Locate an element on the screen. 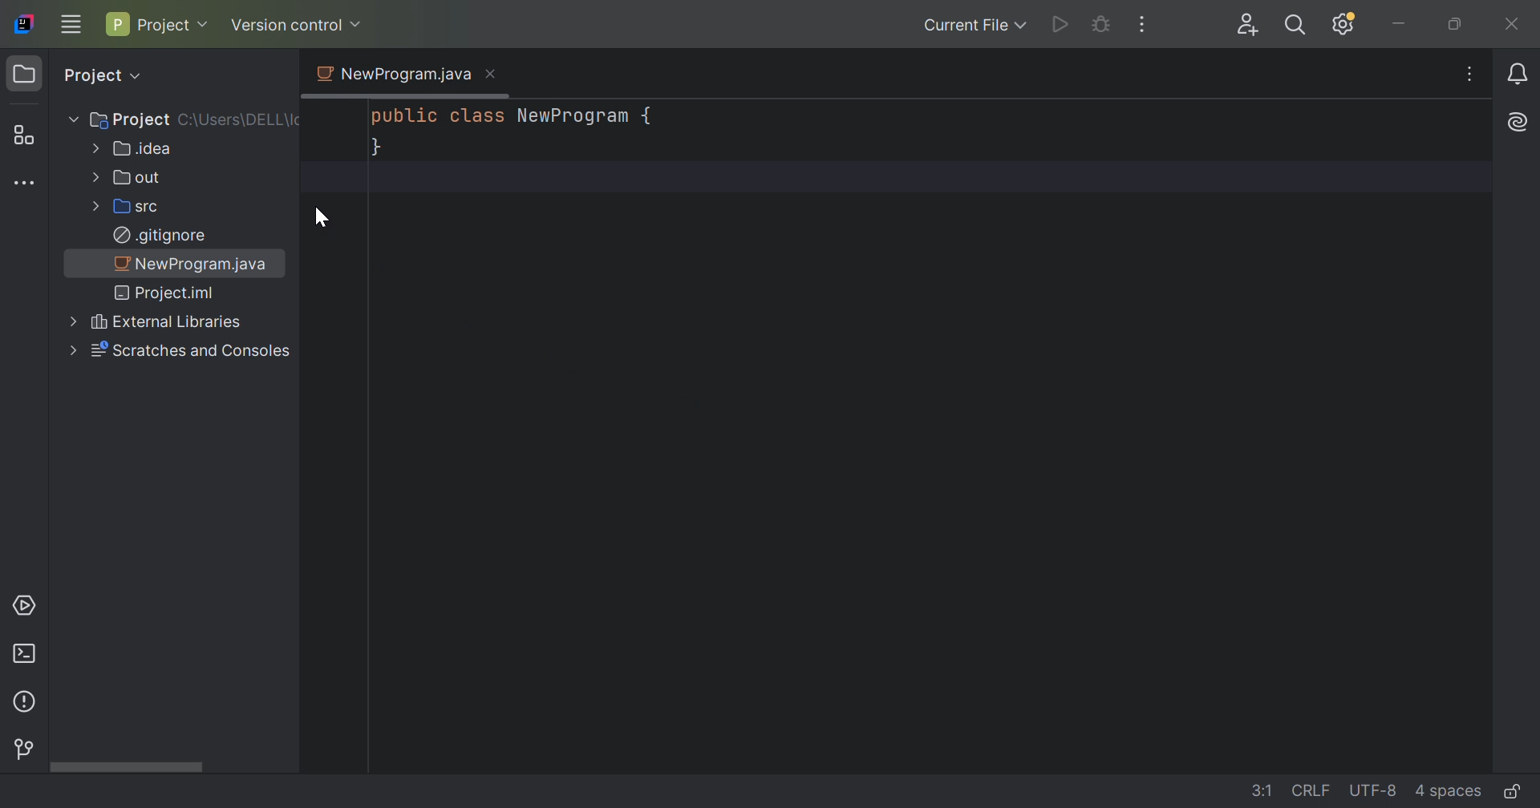 This screenshot has width=1540, height=808. CRLF is located at coordinates (1305, 789).